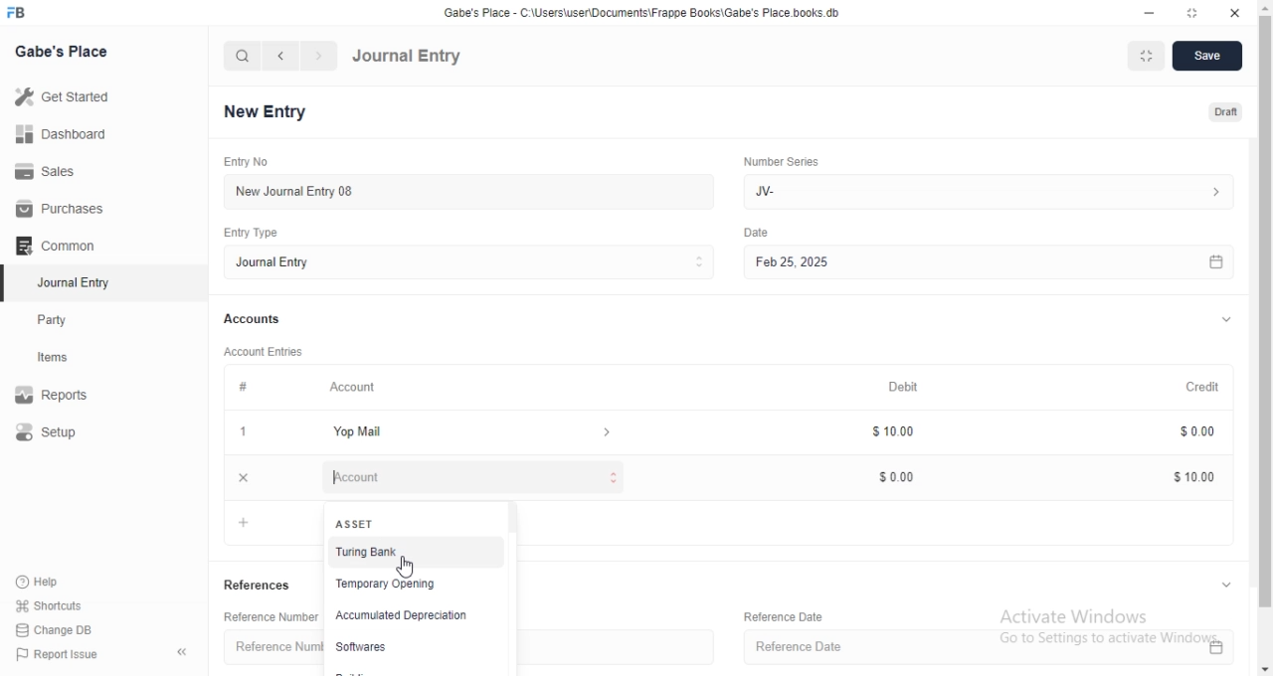  Describe the element at coordinates (906, 432) in the screenshot. I see `$10.00` at that location.